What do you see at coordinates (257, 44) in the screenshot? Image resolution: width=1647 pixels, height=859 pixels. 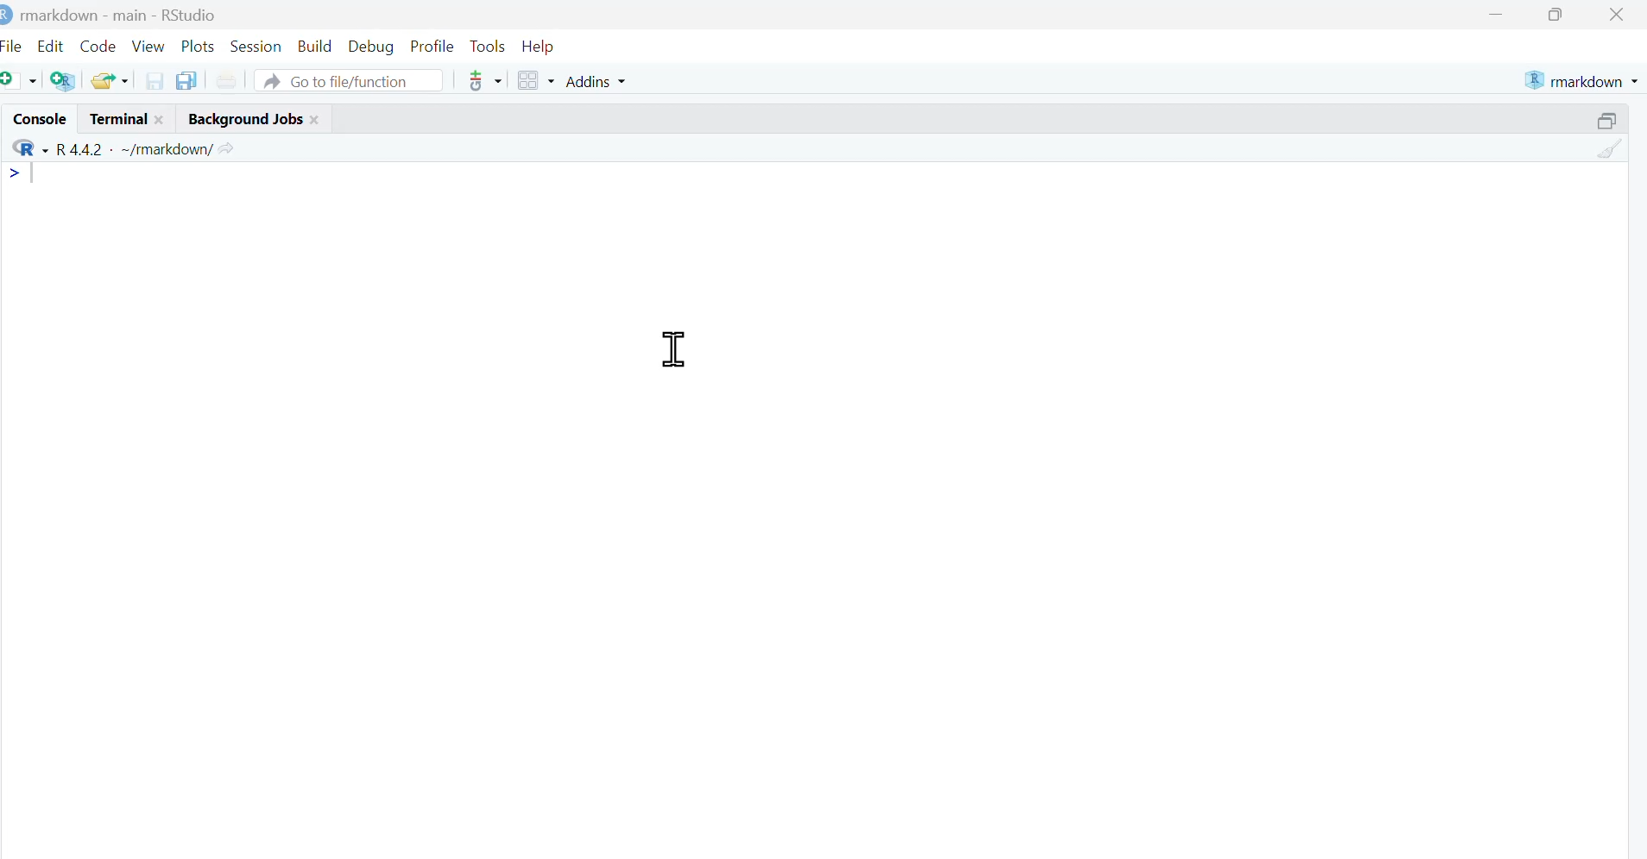 I see `Session` at bounding box center [257, 44].